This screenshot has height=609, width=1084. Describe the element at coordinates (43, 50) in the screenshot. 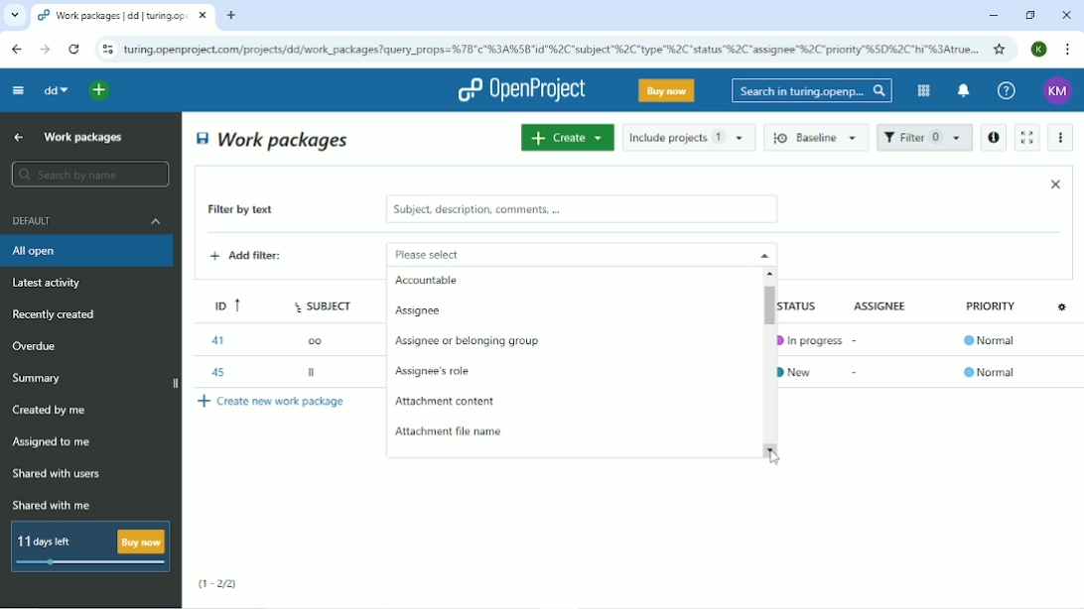

I see `Forward` at that location.